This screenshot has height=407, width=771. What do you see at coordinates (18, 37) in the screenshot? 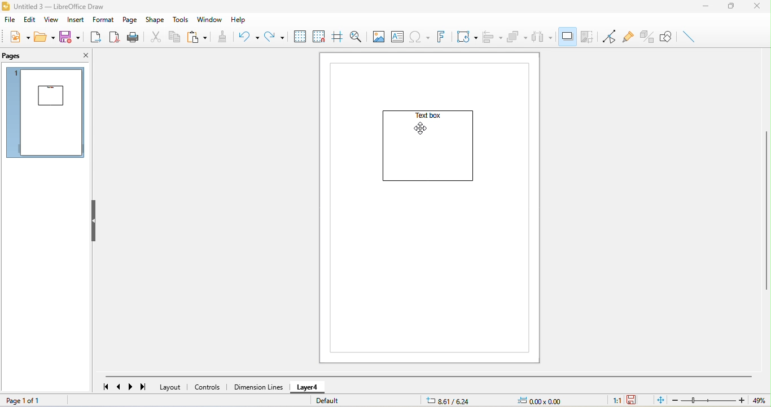
I see `new` at bounding box center [18, 37].